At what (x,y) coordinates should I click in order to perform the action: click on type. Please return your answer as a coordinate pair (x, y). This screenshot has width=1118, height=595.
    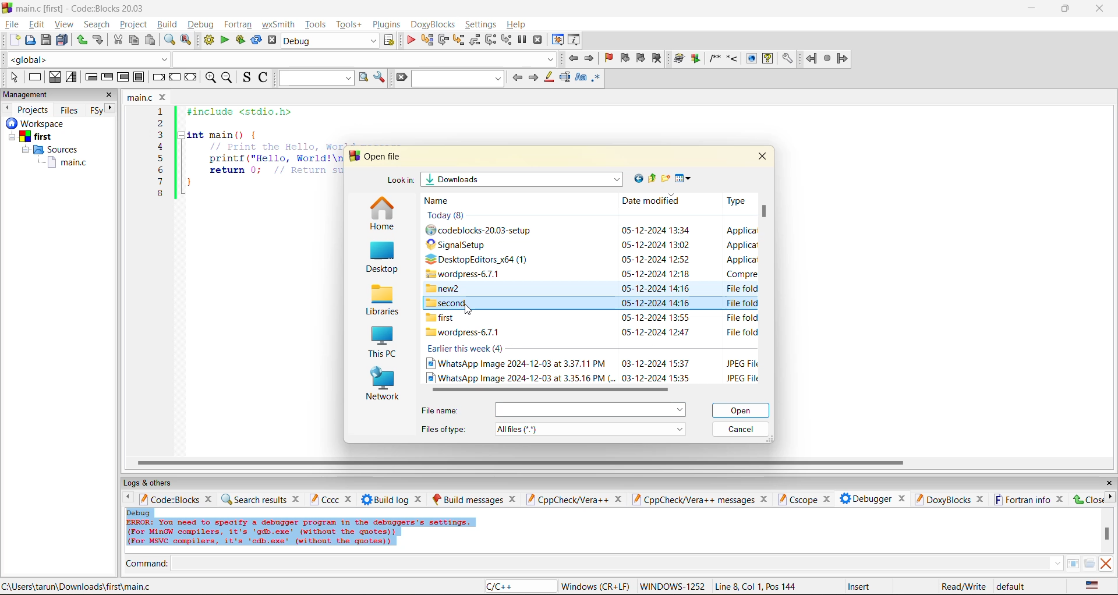
    Looking at the image, I should click on (735, 200).